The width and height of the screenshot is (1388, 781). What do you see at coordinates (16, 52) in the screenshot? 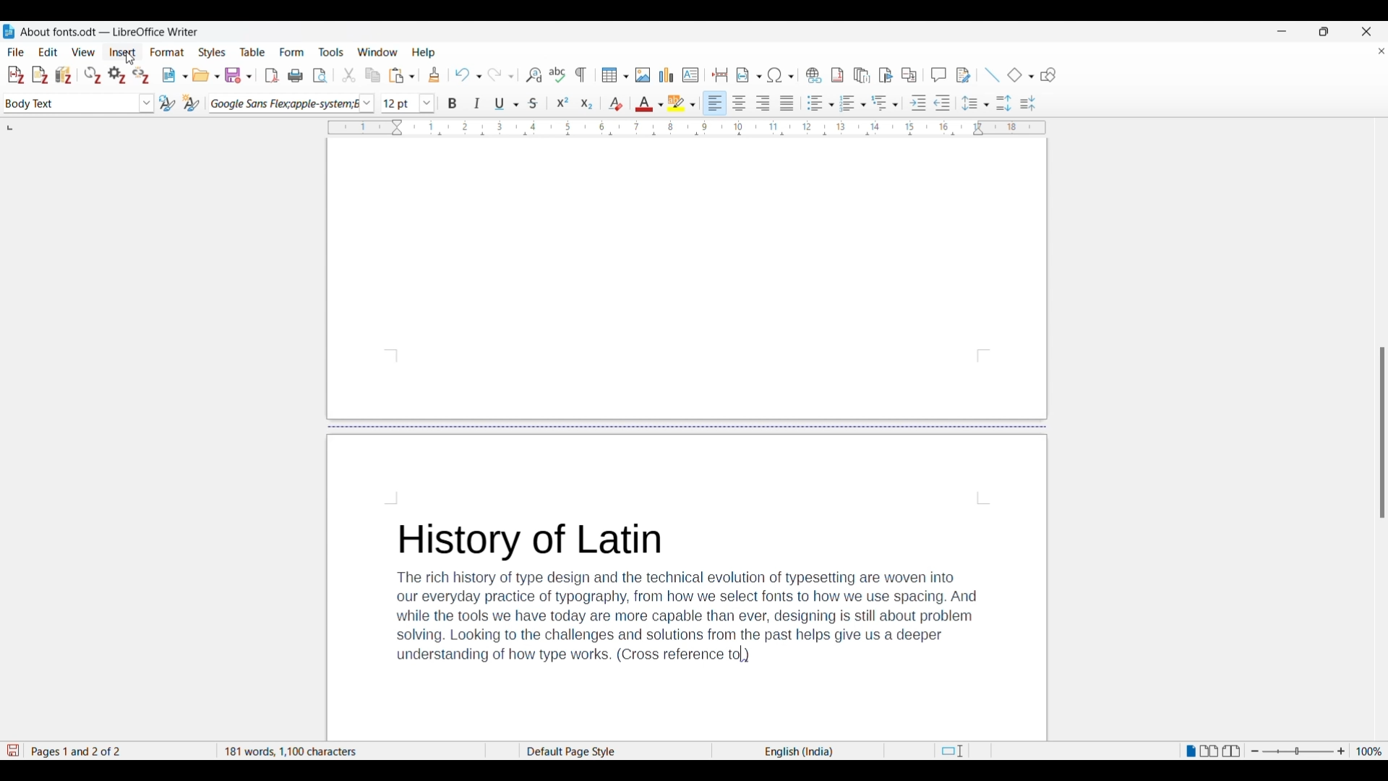
I see `File menu` at bounding box center [16, 52].